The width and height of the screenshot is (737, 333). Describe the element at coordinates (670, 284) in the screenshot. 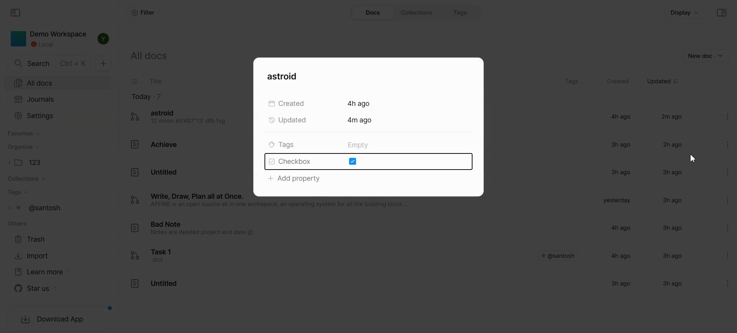

I see `3hago` at that location.